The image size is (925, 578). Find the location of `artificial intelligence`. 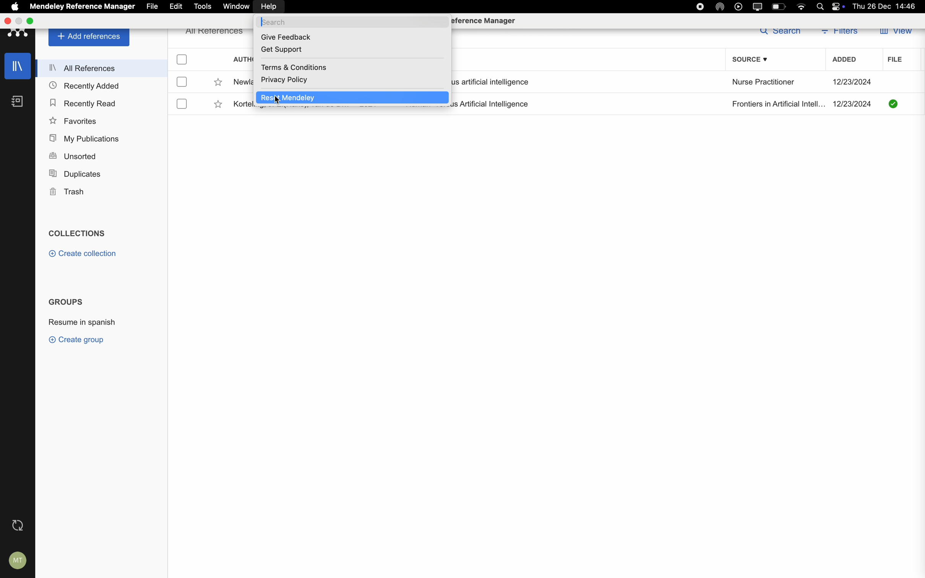

artificial intelligence is located at coordinates (498, 82).